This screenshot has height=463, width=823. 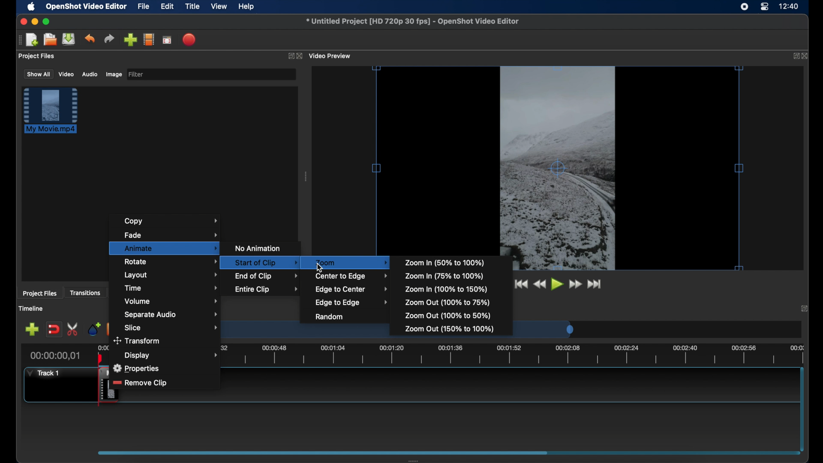 What do you see at coordinates (488, 357) in the screenshot?
I see `timeline scale` at bounding box center [488, 357].